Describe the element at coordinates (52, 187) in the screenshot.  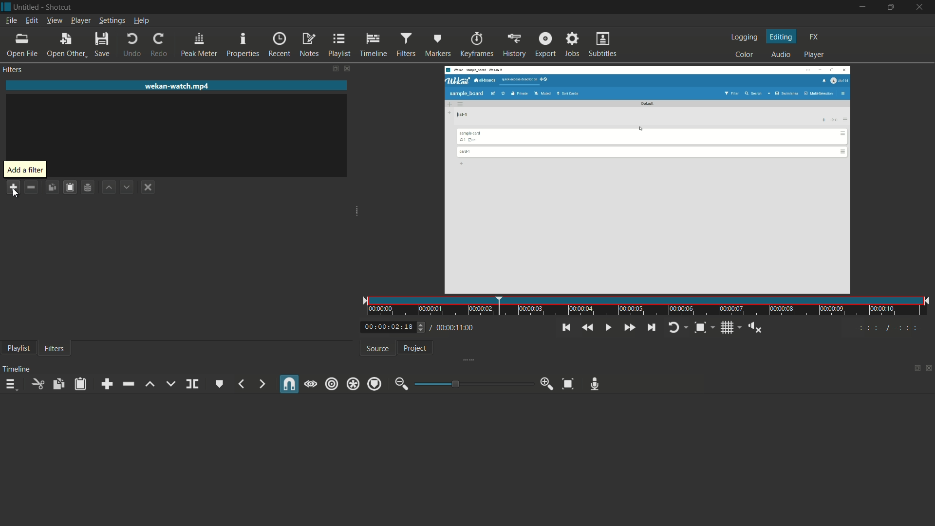
I see `copy checked filter` at that location.